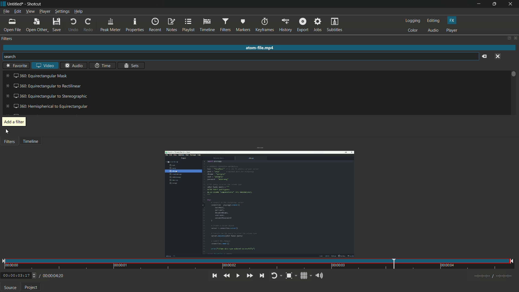 The image size is (519, 292). What do you see at coordinates (134, 25) in the screenshot?
I see `properties` at bounding box center [134, 25].